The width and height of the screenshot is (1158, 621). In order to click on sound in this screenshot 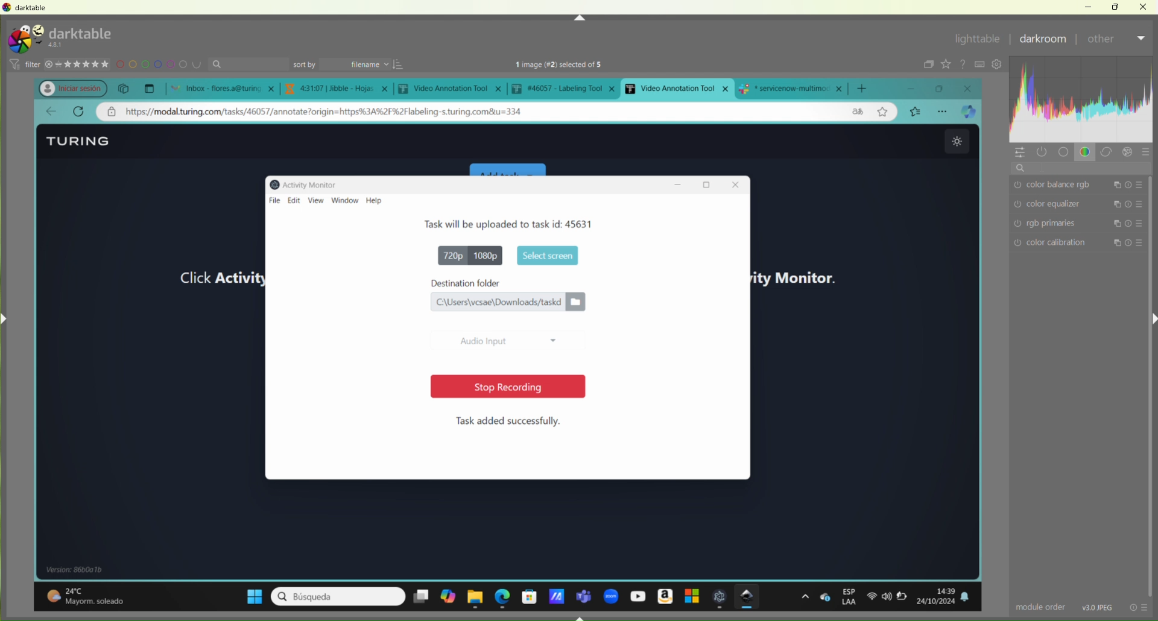, I will do `click(887, 597)`.